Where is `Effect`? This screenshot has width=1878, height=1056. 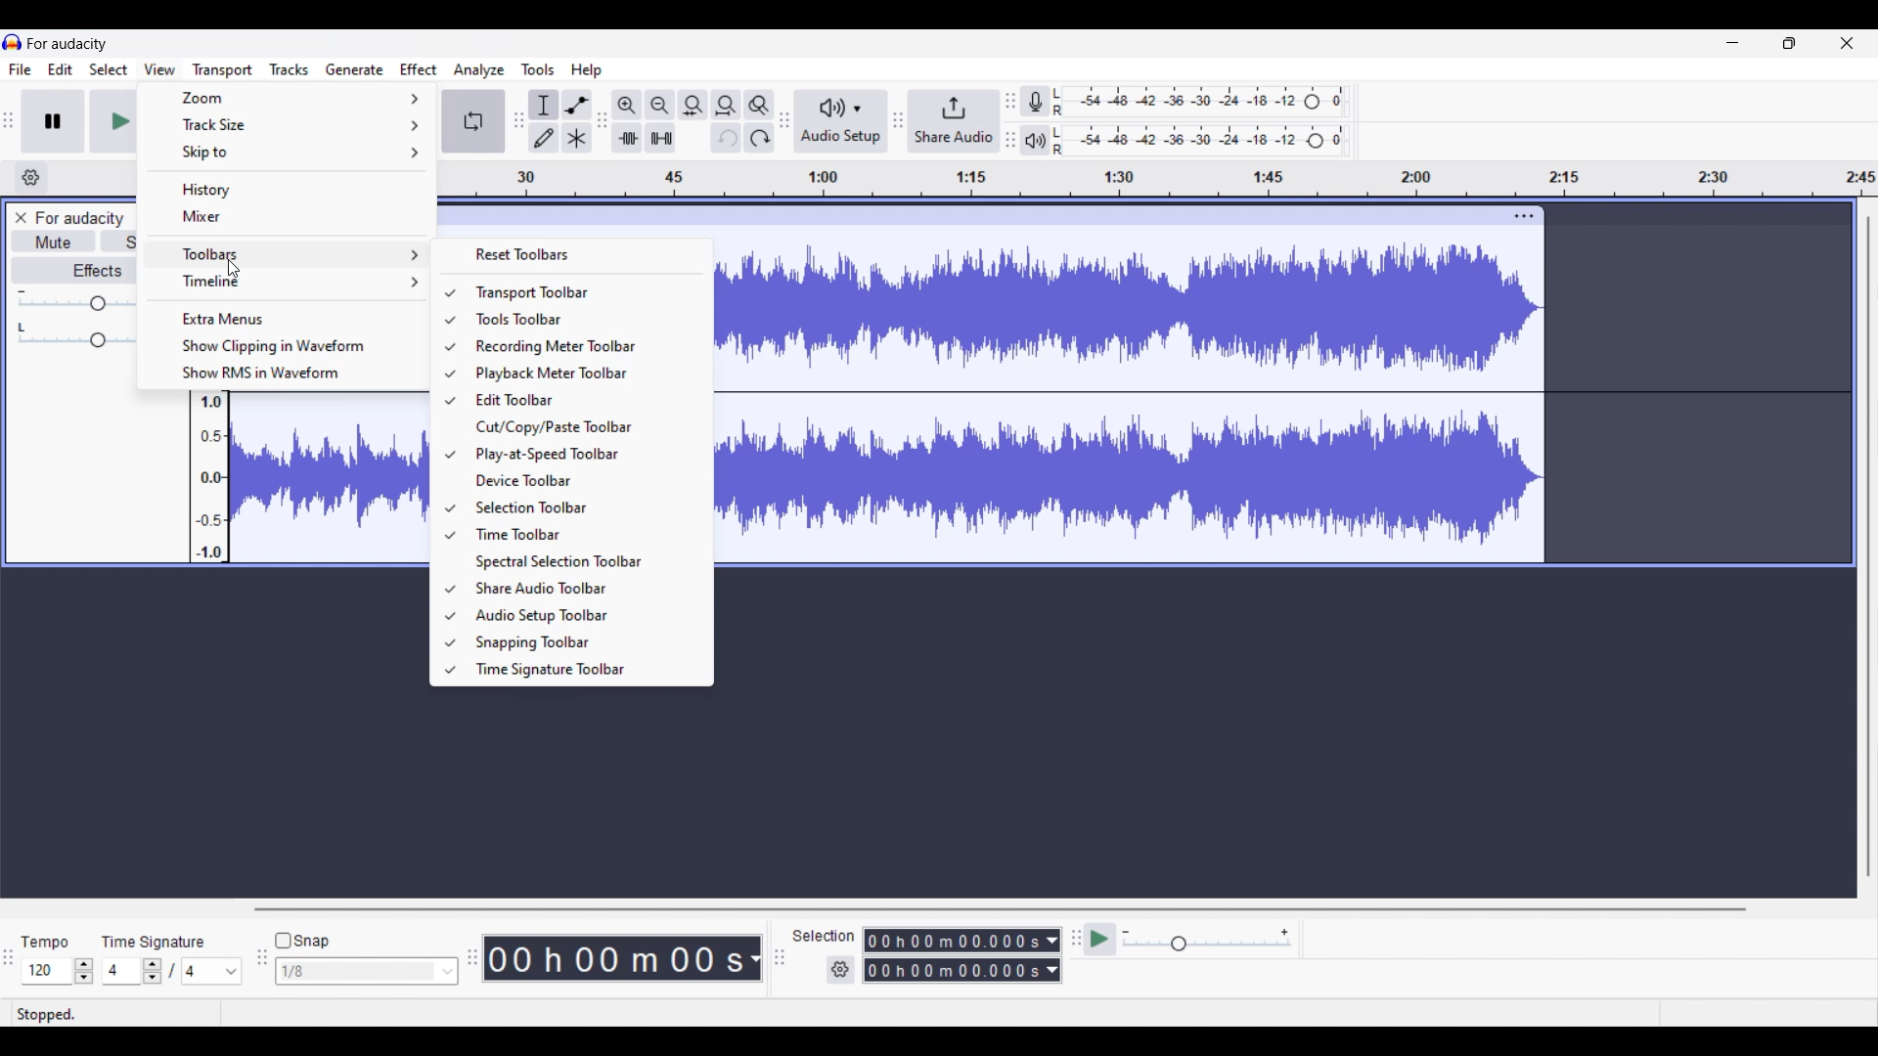
Effect is located at coordinates (419, 70).